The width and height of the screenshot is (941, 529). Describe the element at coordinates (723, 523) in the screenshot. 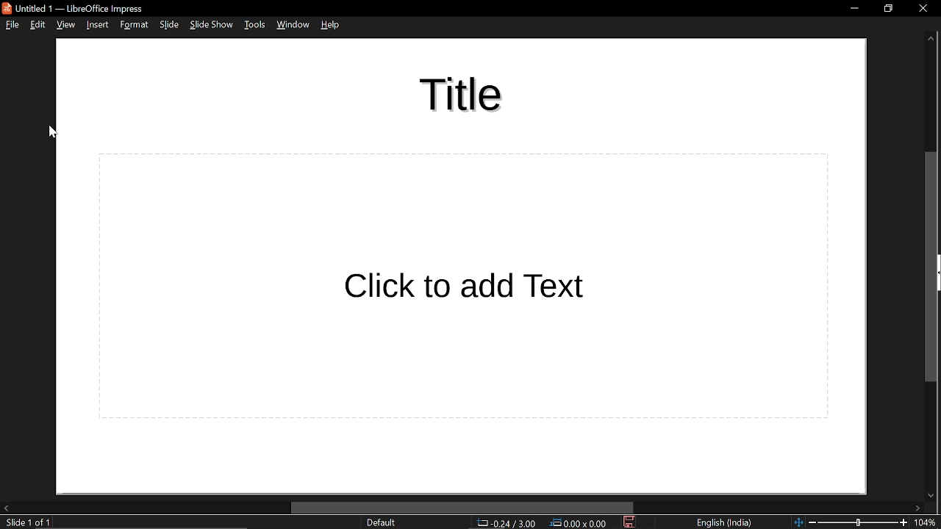

I see `language` at that location.